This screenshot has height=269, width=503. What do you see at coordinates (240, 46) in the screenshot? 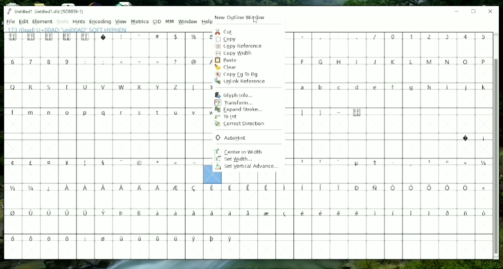
I see `Copy Reference` at bounding box center [240, 46].